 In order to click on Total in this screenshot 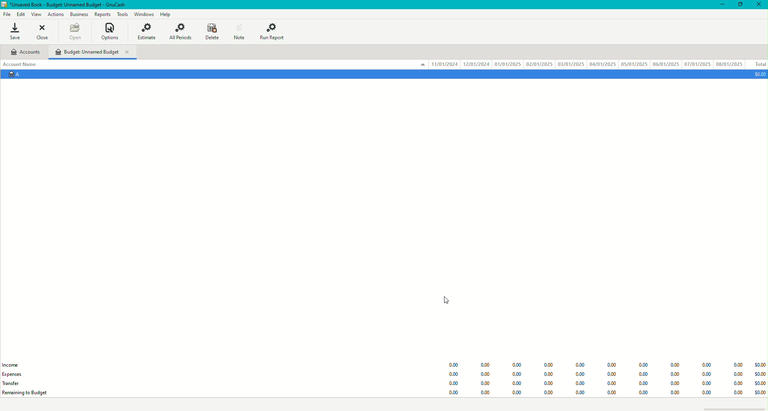, I will do `click(760, 64)`.